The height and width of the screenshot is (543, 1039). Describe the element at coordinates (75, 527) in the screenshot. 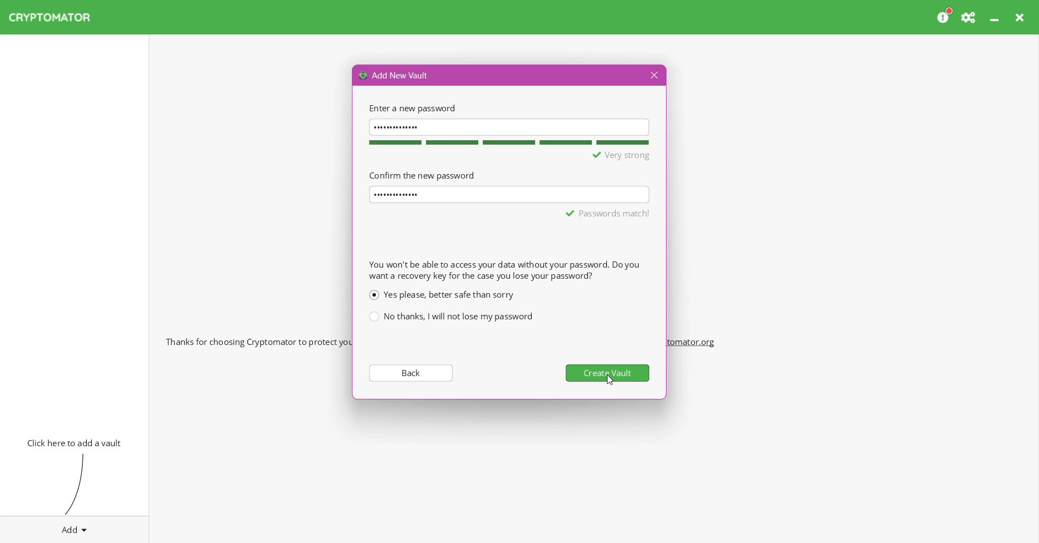

I see `Add` at that location.